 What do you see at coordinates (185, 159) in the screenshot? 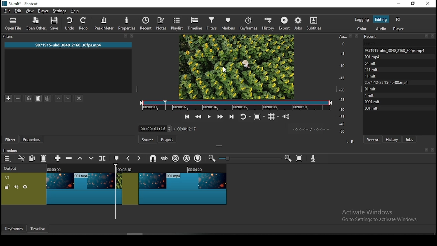
I see `ripple all tracks` at bounding box center [185, 159].